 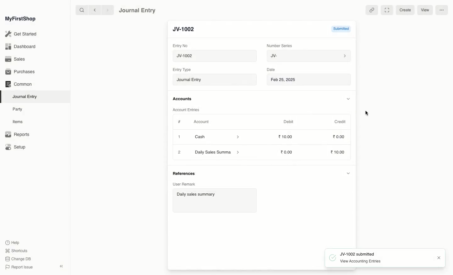 What do you see at coordinates (15, 60) in the screenshot?
I see `Sales` at bounding box center [15, 60].